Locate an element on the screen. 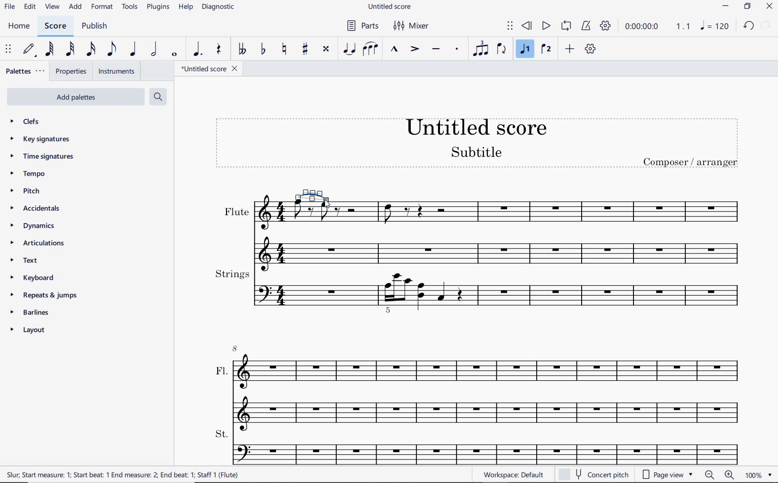 The height and width of the screenshot is (483, 778). page view is located at coordinates (667, 474).